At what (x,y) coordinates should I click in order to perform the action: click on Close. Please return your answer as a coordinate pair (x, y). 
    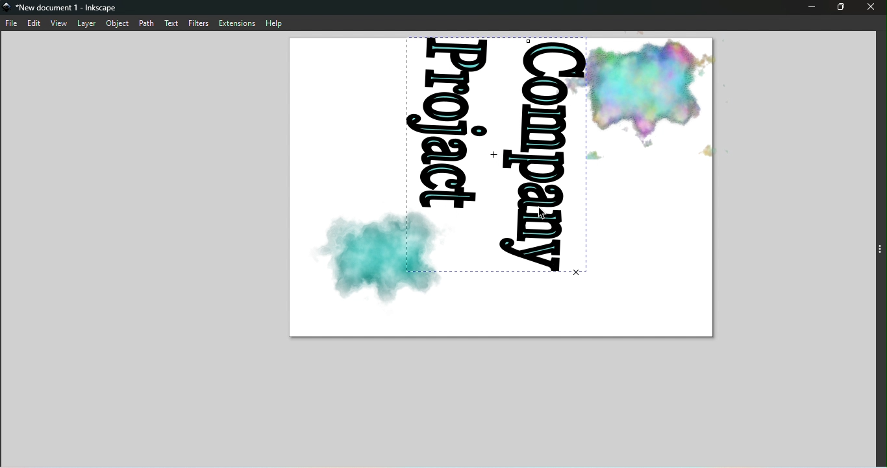
    Looking at the image, I should click on (873, 8).